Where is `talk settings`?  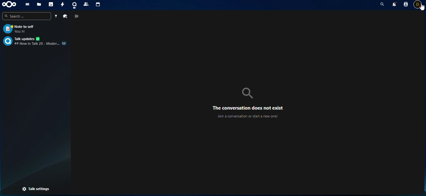
talk settings is located at coordinates (36, 189).